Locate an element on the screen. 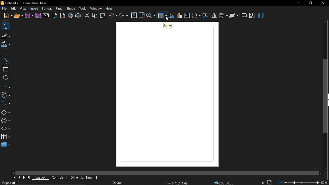  save is located at coordinates (29, 15).